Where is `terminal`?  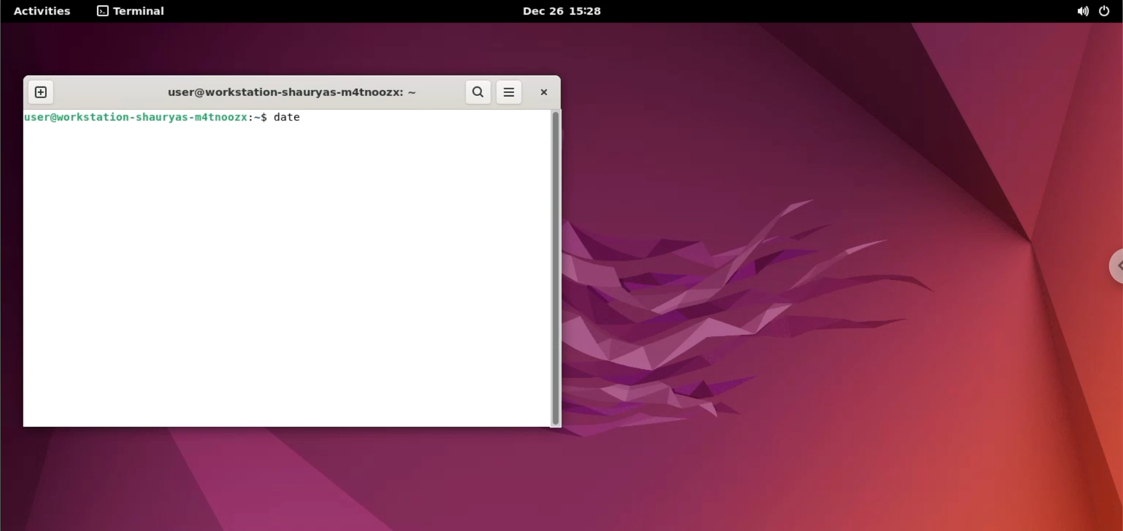 terminal is located at coordinates (135, 12).